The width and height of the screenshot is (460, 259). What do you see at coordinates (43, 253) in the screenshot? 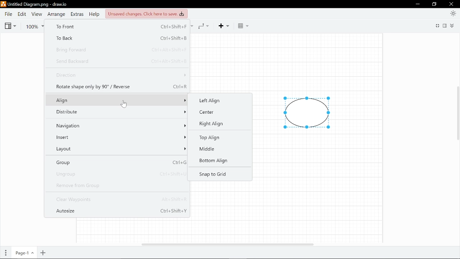
I see `Add page` at bounding box center [43, 253].